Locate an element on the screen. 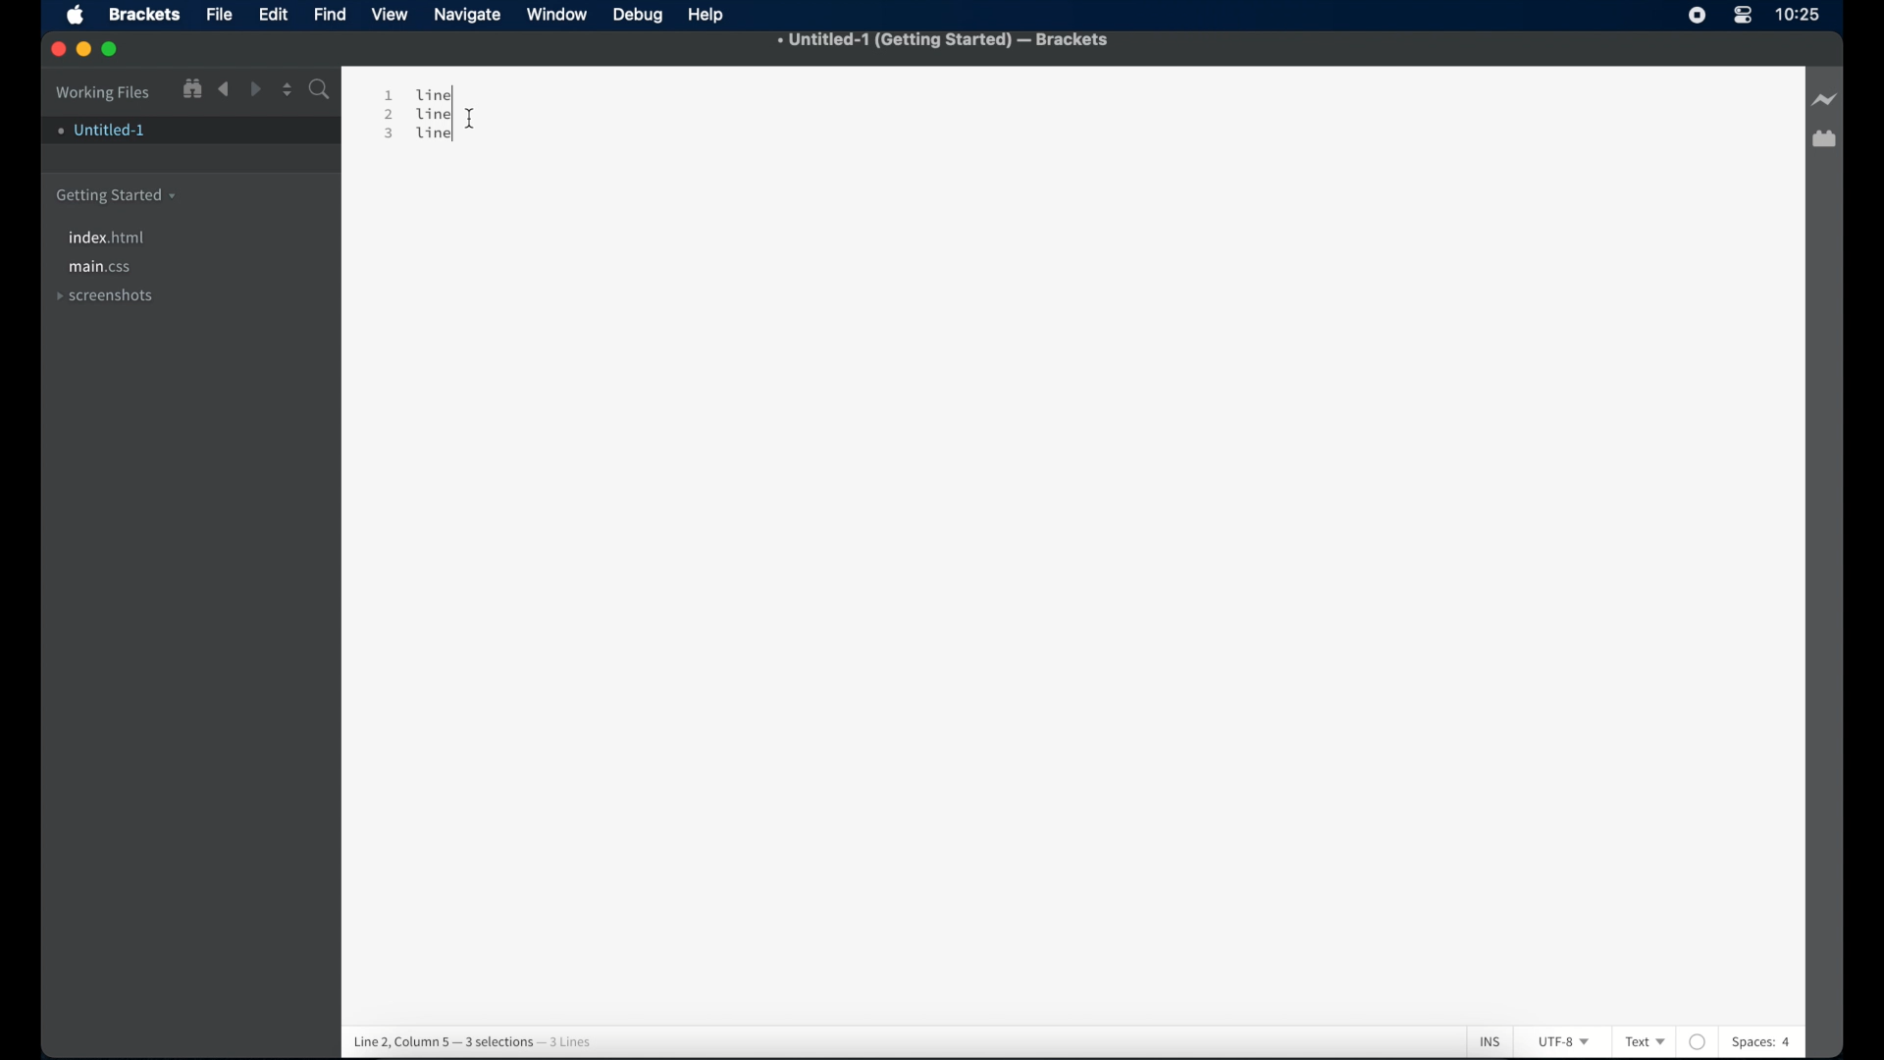 This screenshot has width=1884, height=1060. main.css is located at coordinates (101, 268).